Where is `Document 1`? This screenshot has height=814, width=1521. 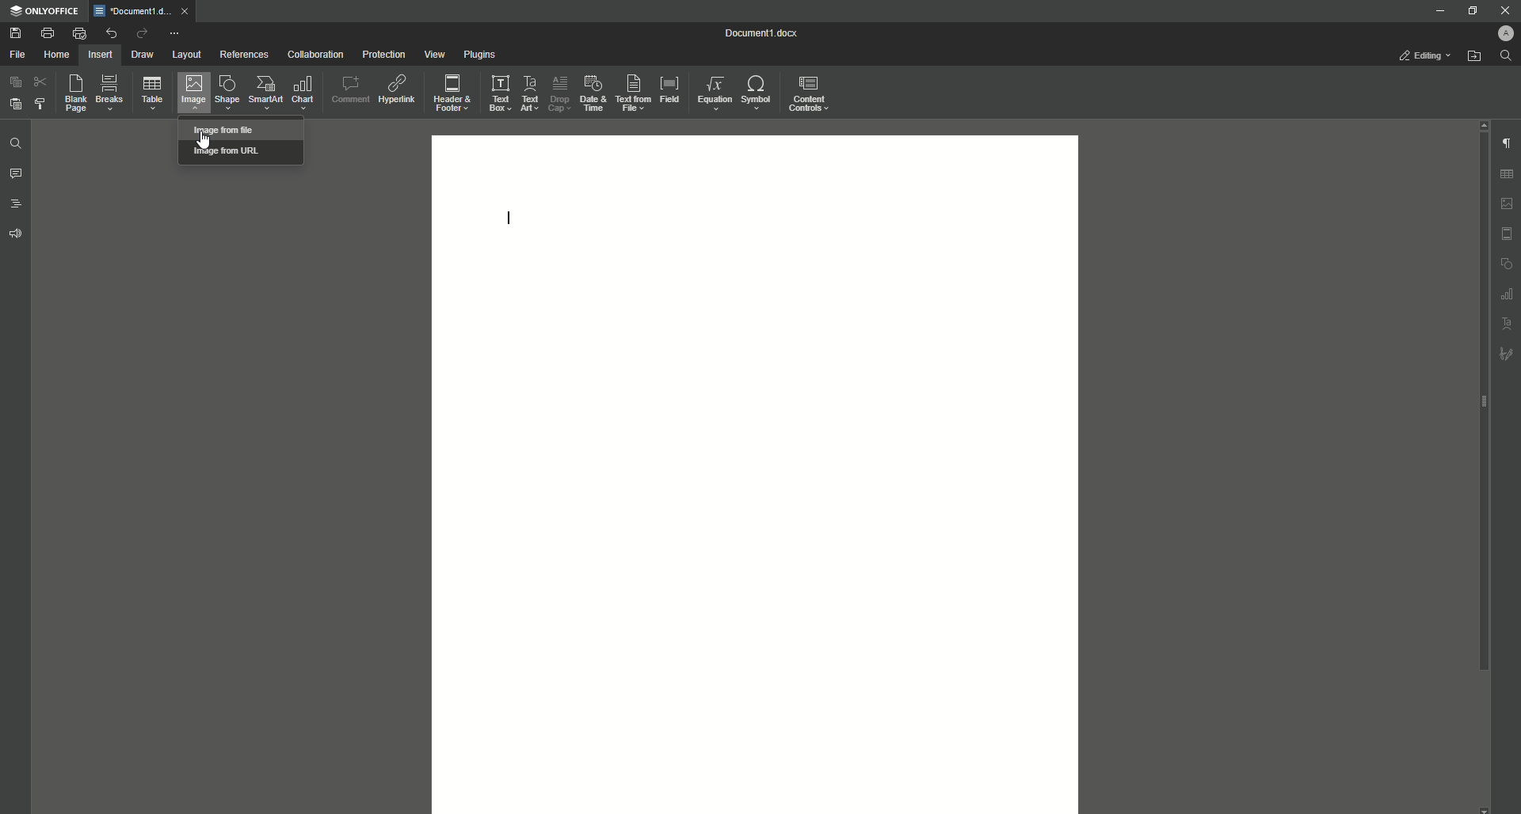
Document 1 is located at coordinates (760, 32).